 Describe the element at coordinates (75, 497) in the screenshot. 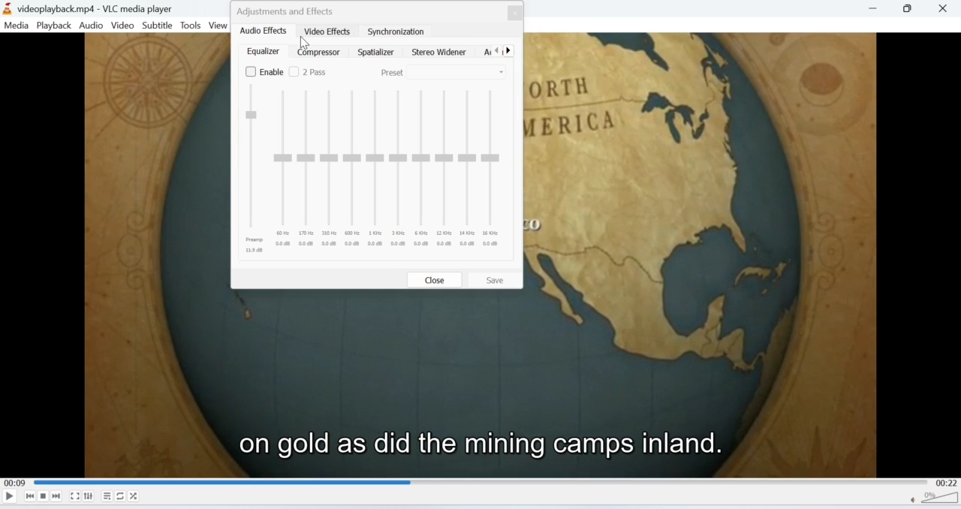

I see `Fullscreen` at that location.